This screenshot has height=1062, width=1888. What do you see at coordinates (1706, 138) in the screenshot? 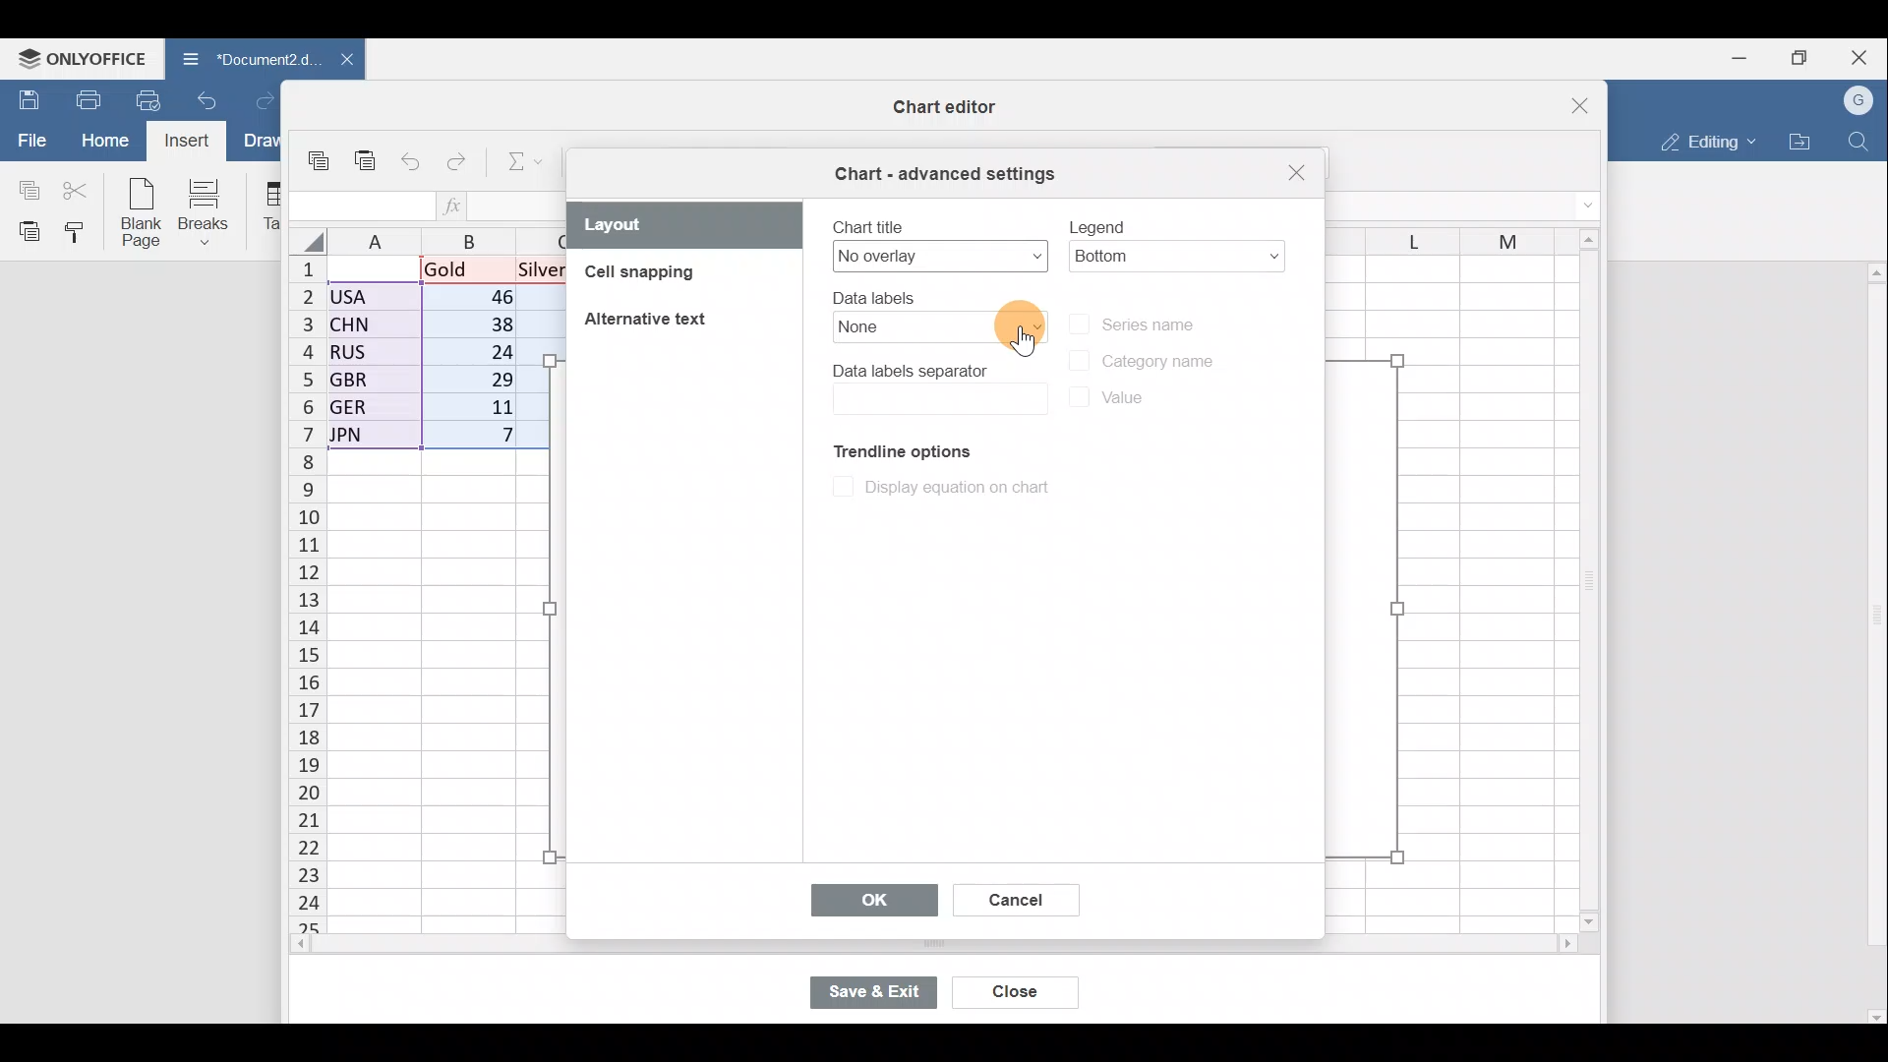
I see `Editing mode` at bounding box center [1706, 138].